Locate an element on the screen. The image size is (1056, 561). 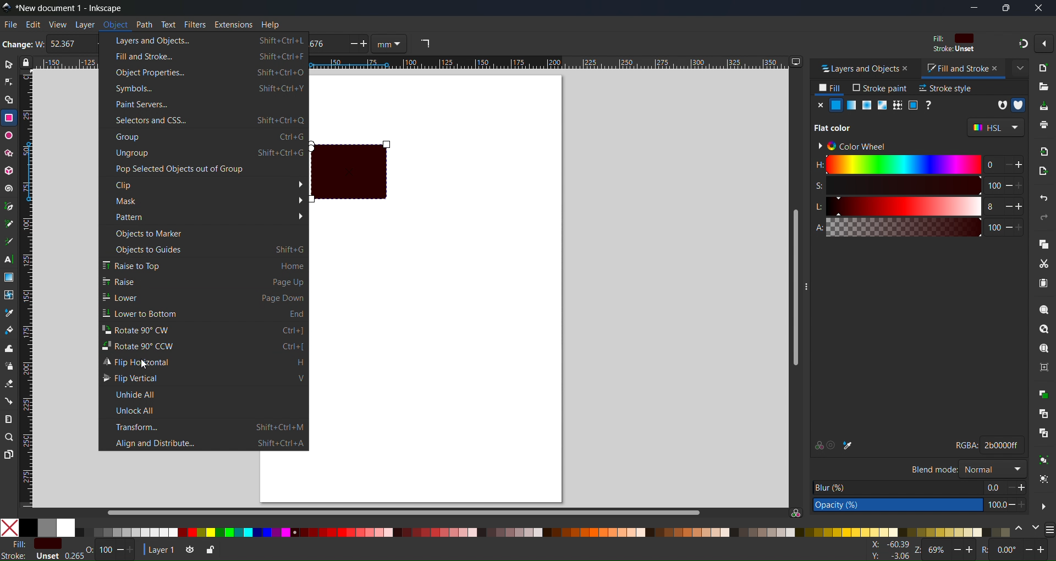
3D box tool is located at coordinates (9, 170).